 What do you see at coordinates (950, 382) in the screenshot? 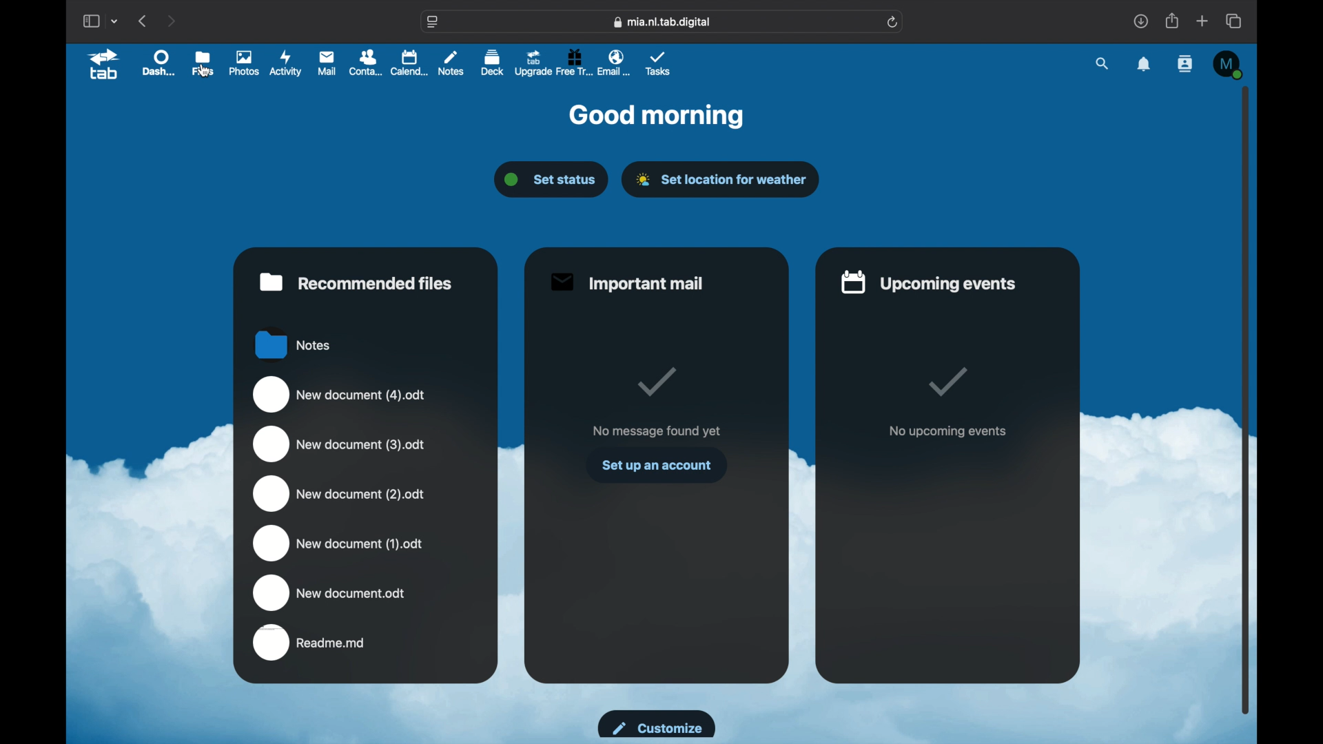
I see `tick mark` at bounding box center [950, 382].